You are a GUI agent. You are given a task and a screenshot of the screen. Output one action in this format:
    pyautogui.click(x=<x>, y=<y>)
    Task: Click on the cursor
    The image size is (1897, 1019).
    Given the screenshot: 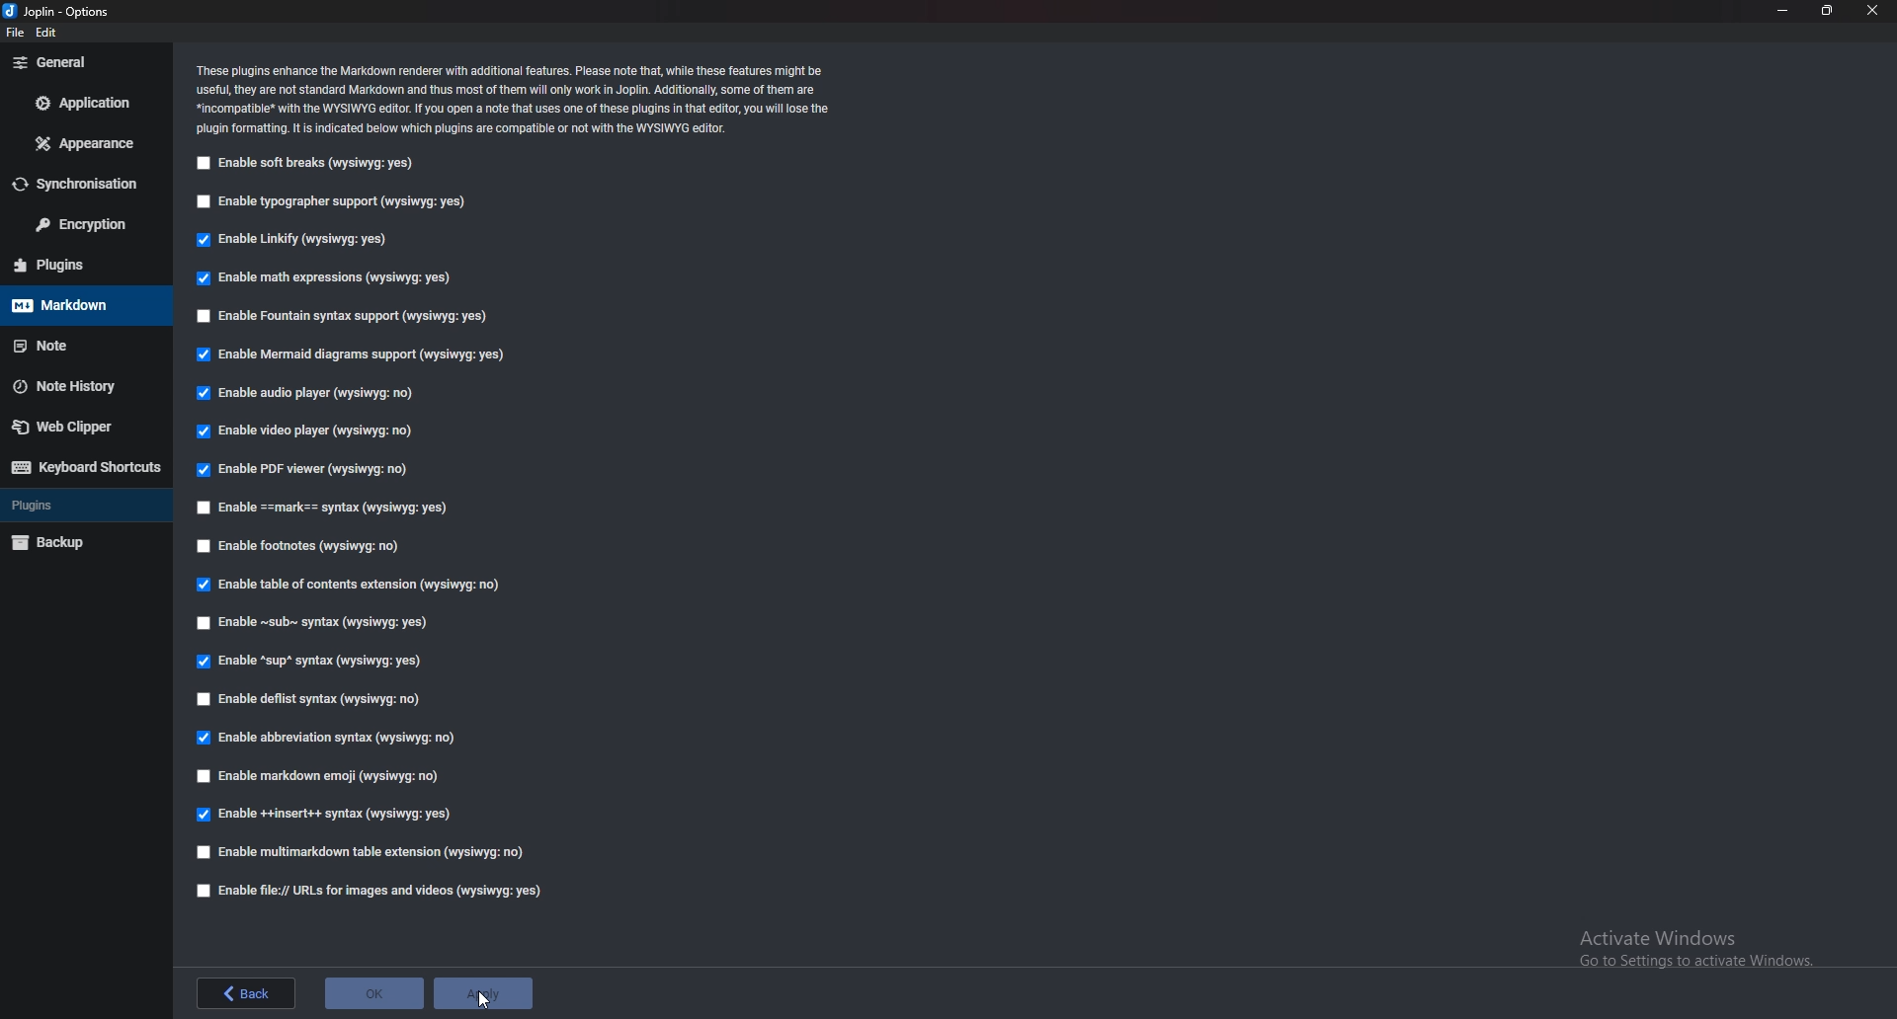 What is the action you would take?
    pyautogui.click(x=482, y=1001)
    